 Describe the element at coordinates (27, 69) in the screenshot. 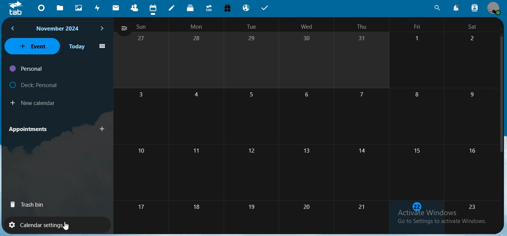

I see `personal` at that location.